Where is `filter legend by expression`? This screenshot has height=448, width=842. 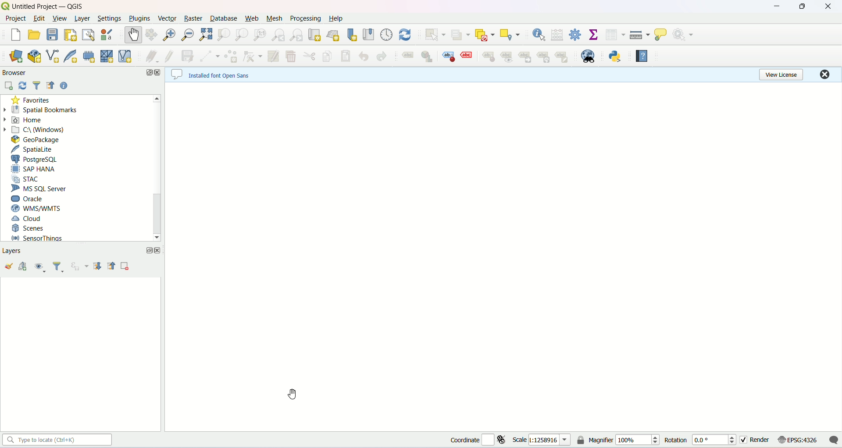
filter legend by expression is located at coordinates (81, 267).